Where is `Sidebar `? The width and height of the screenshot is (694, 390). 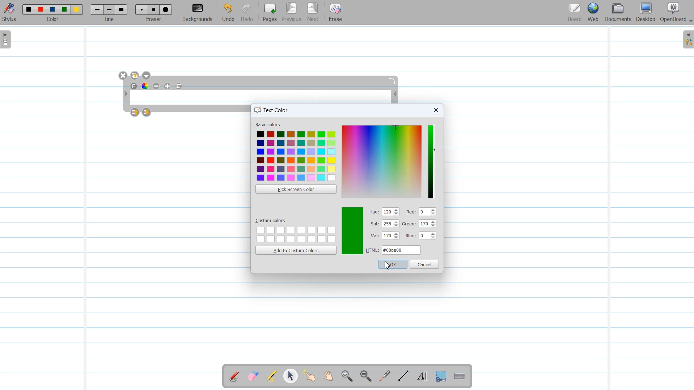 Sidebar  is located at coordinates (687, 39).